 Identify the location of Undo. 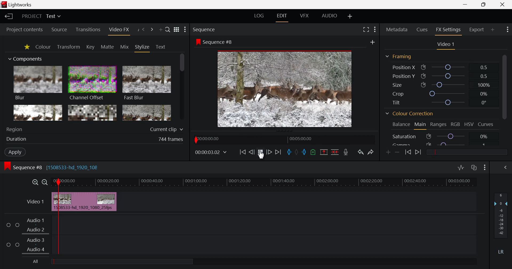
(361, 153).